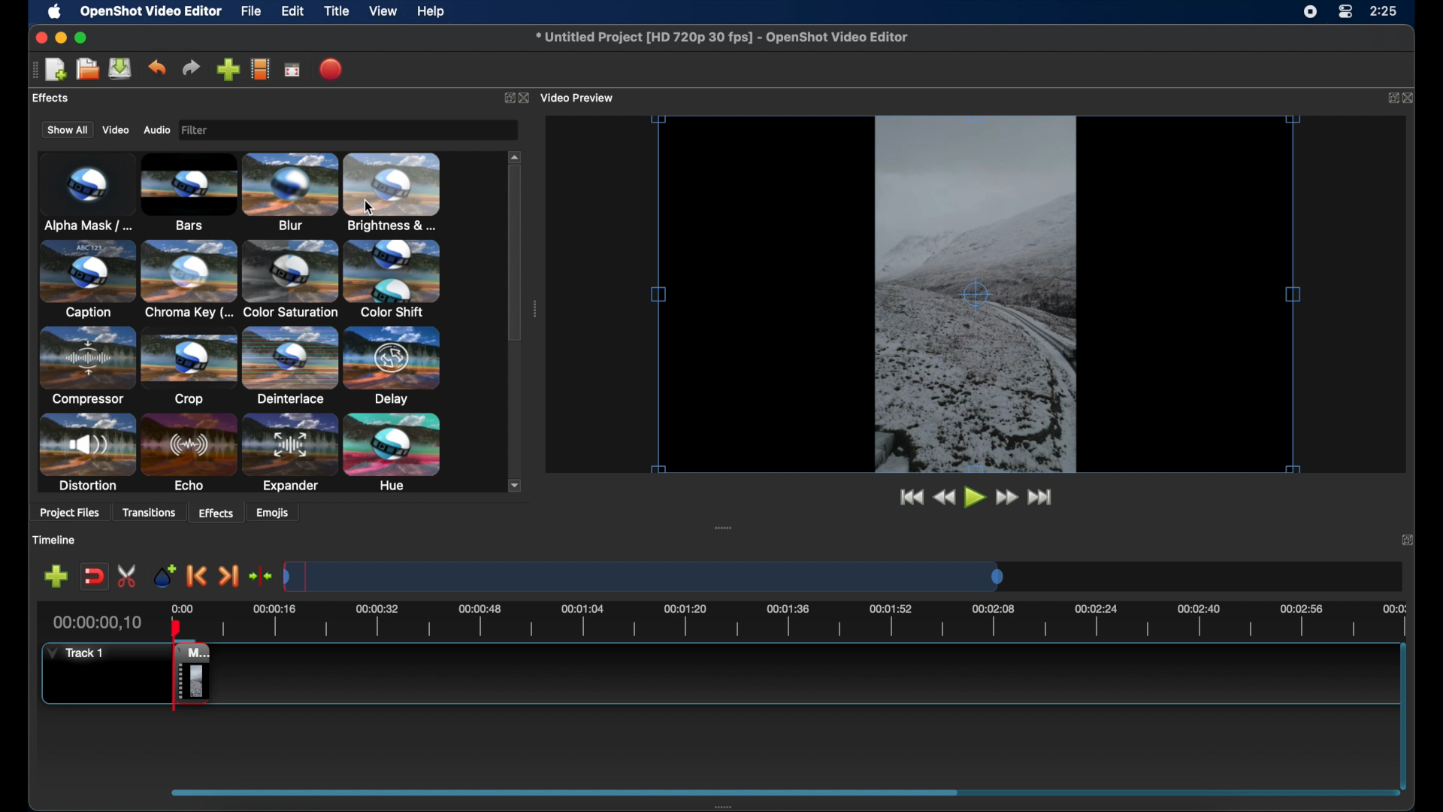 The width and height of the screenshot is (1443, 812). I want to click on color shift, so click(392, 278).